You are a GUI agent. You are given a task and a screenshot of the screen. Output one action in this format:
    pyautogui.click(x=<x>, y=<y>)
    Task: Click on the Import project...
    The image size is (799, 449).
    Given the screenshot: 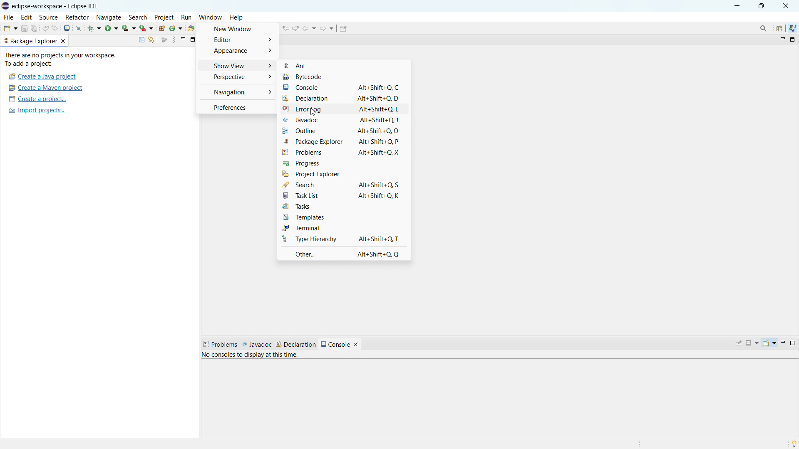 What is the action you would take?
    pyautogui.click(x=41, y=110)
    